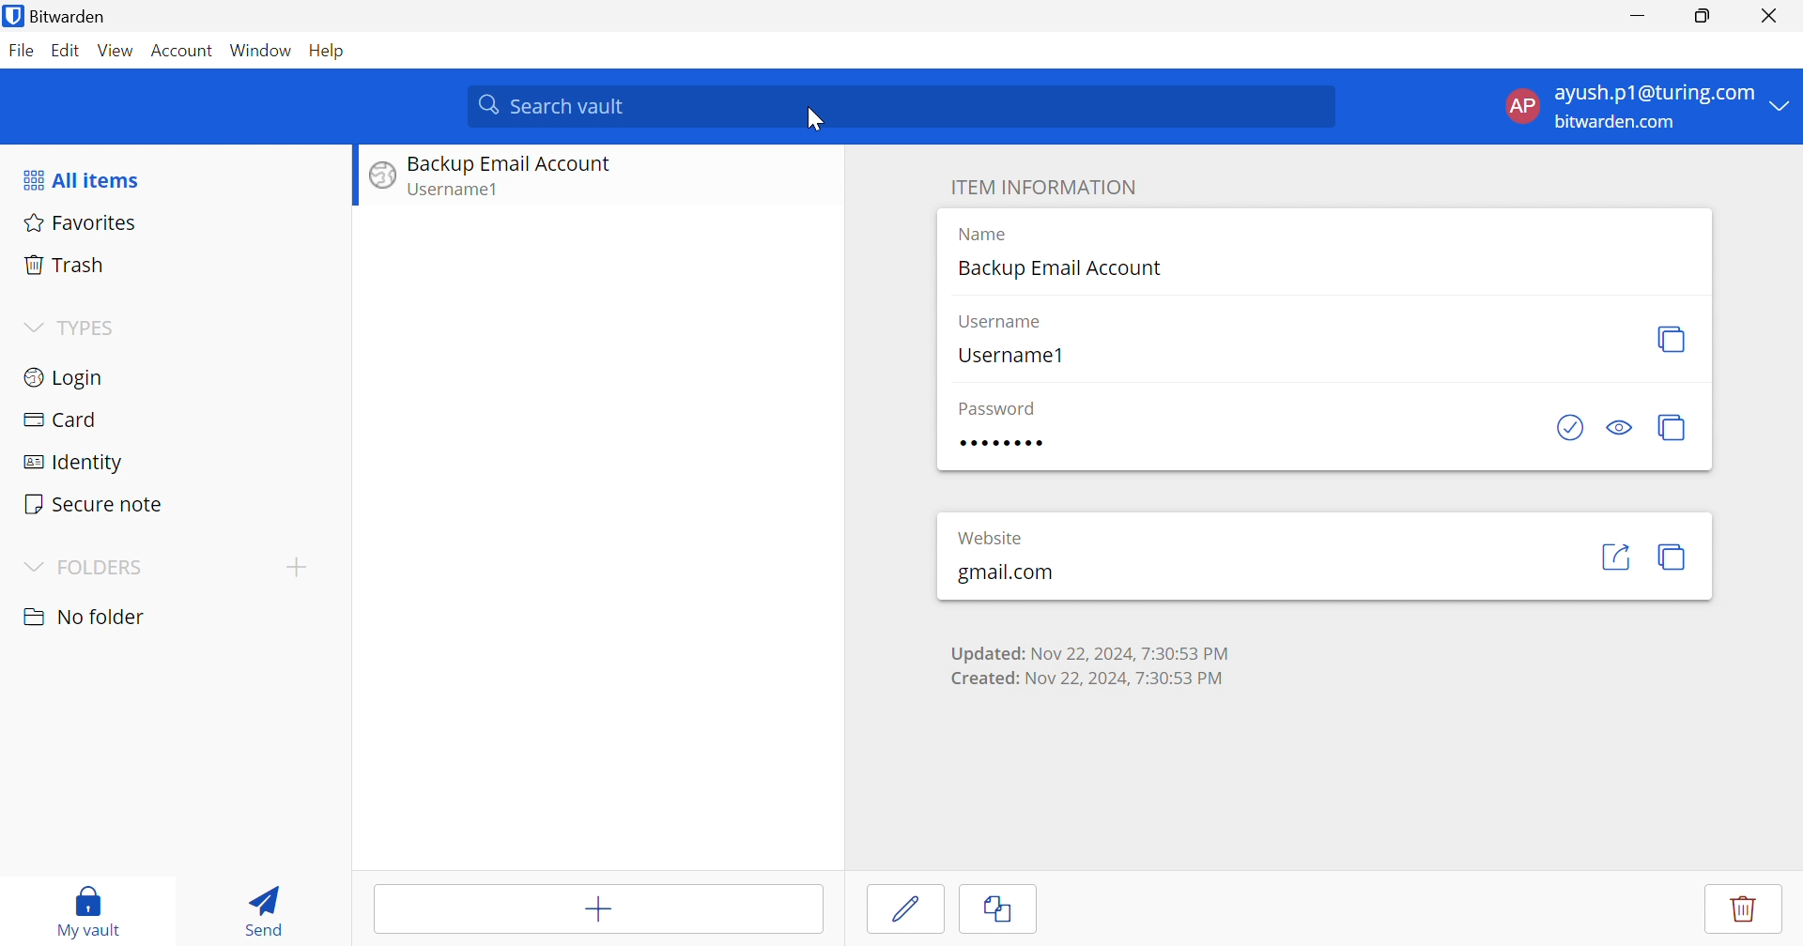 The height and width of the screenshot is (946, 1803). What do you see at coordinates (88, 327) in the screenshot?
I see `TYPES` at bounding box center [88, 327].